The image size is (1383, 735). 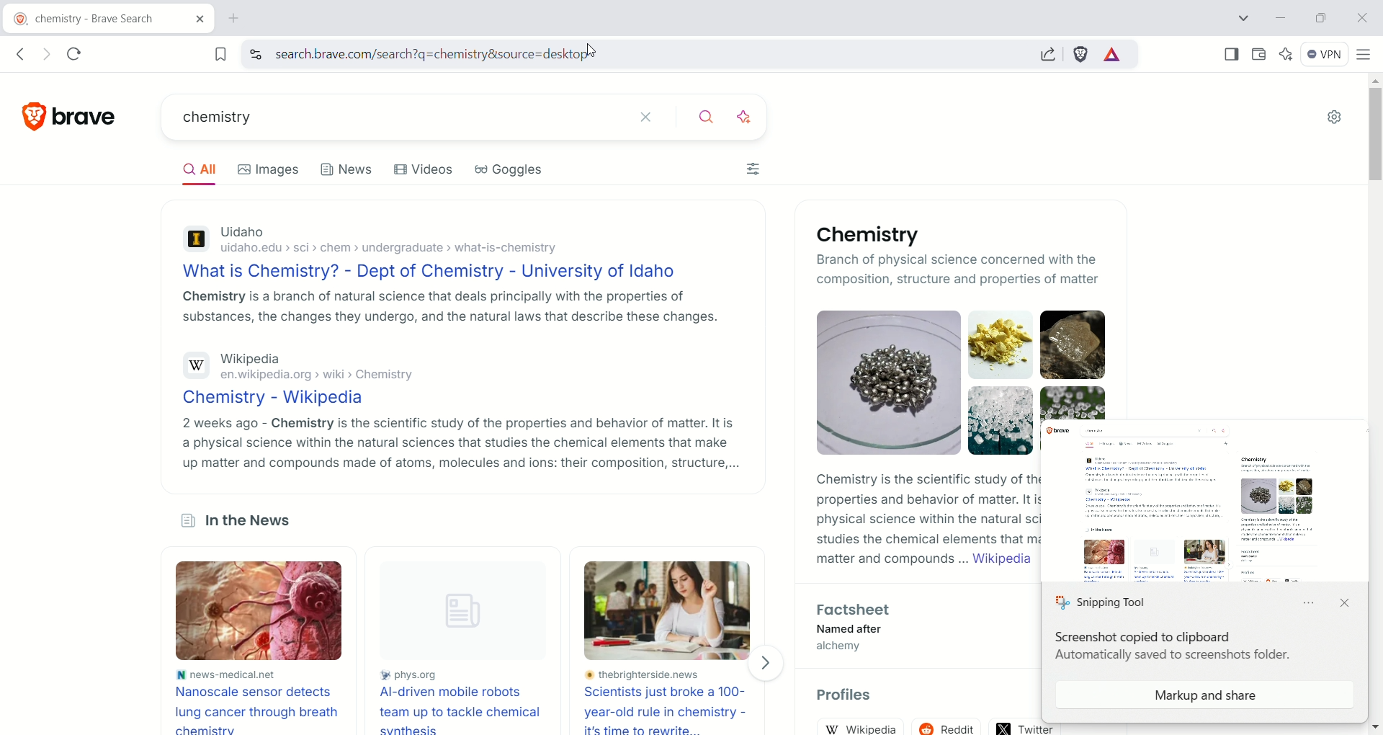 I want to click on leo AI, so click(x=1286, y=54).